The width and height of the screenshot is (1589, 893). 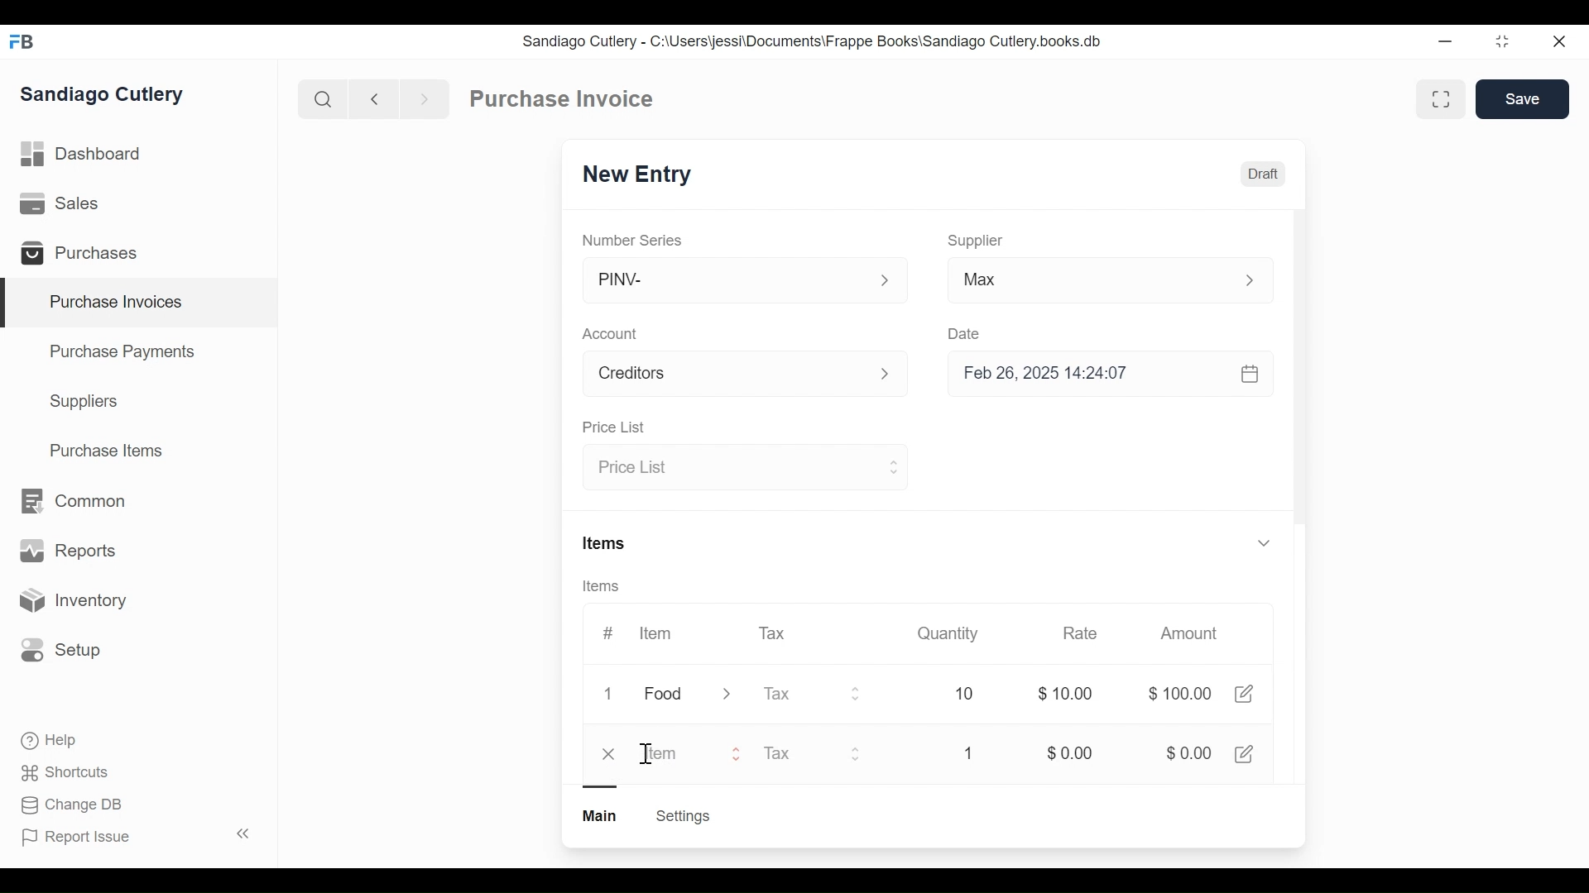 I want to click on Max, so click(x=1078, y=283).